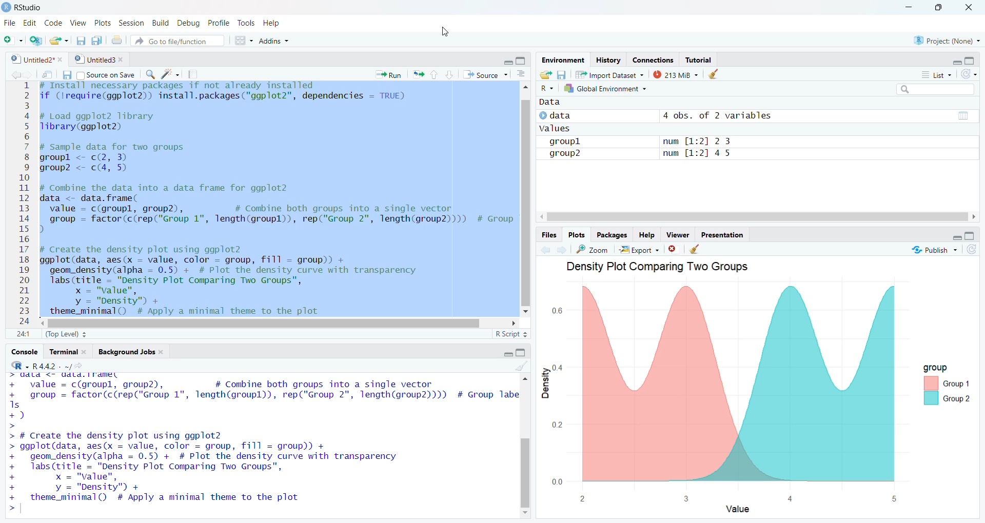 This screenshot has height=523, width=985. Describe the element at coordinates (13, 74) in the screenshot. I see `previous` at that location.